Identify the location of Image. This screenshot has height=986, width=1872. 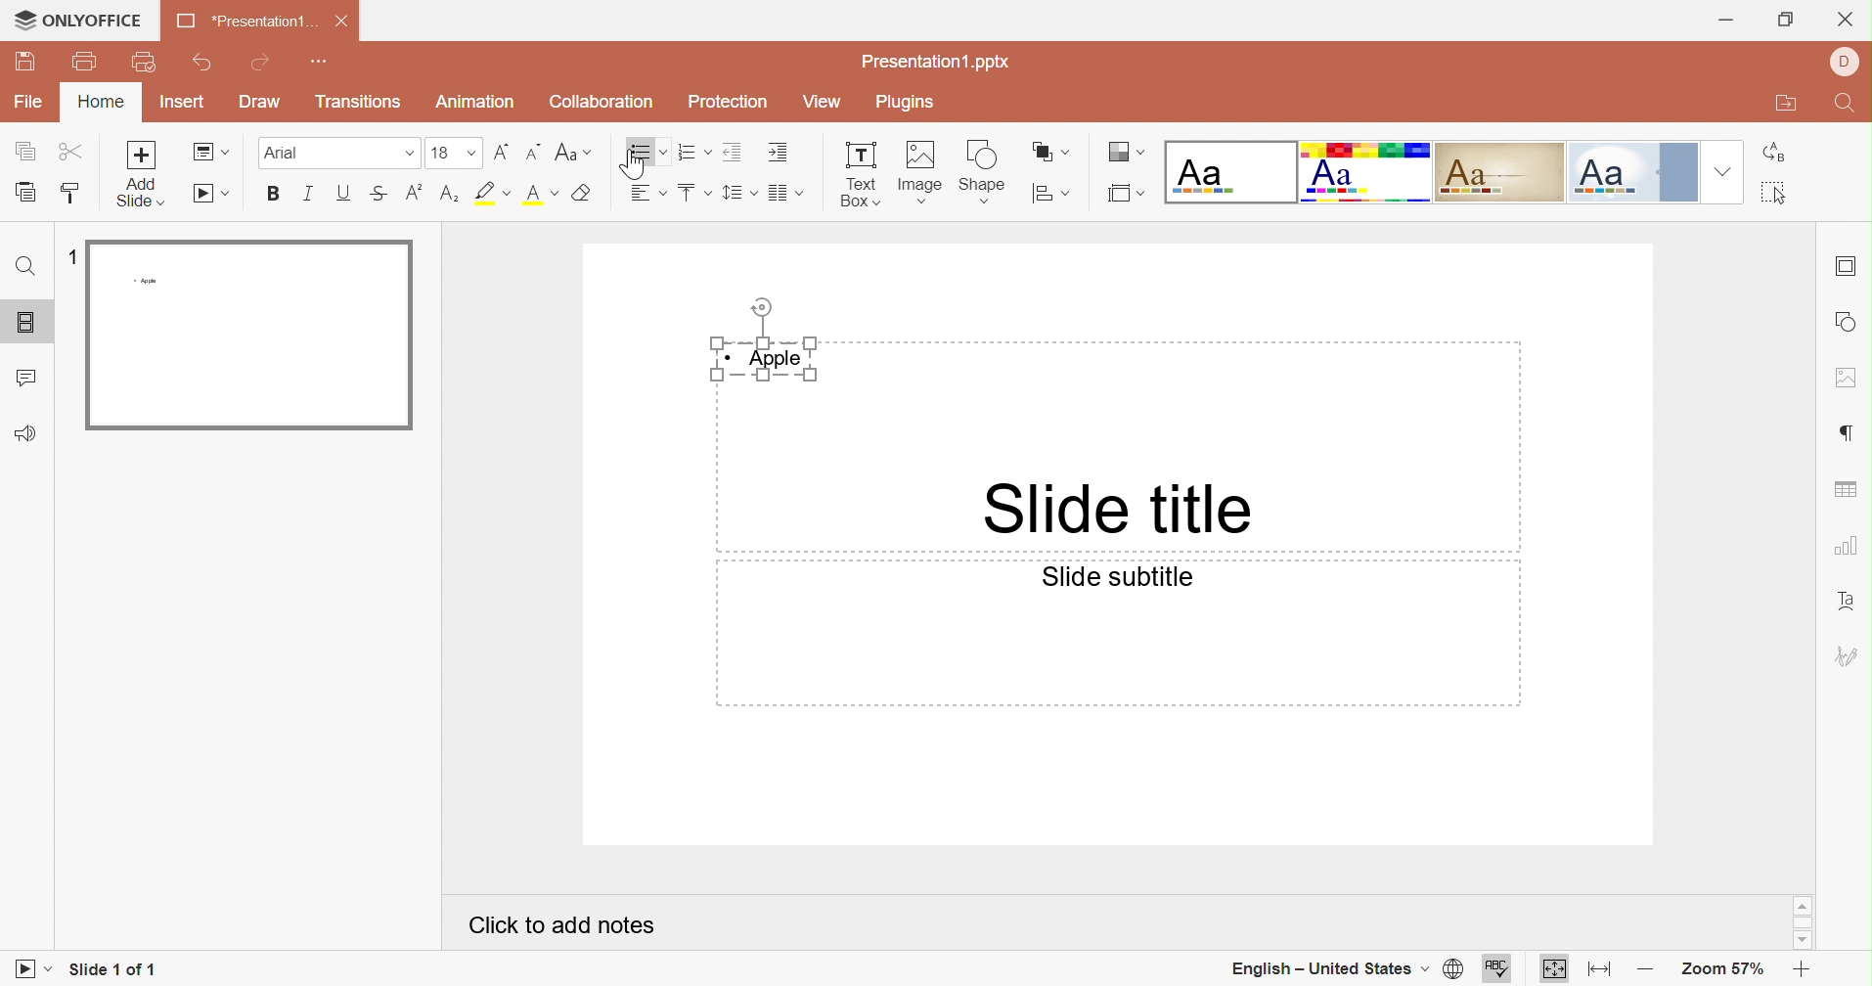
(922, 171).